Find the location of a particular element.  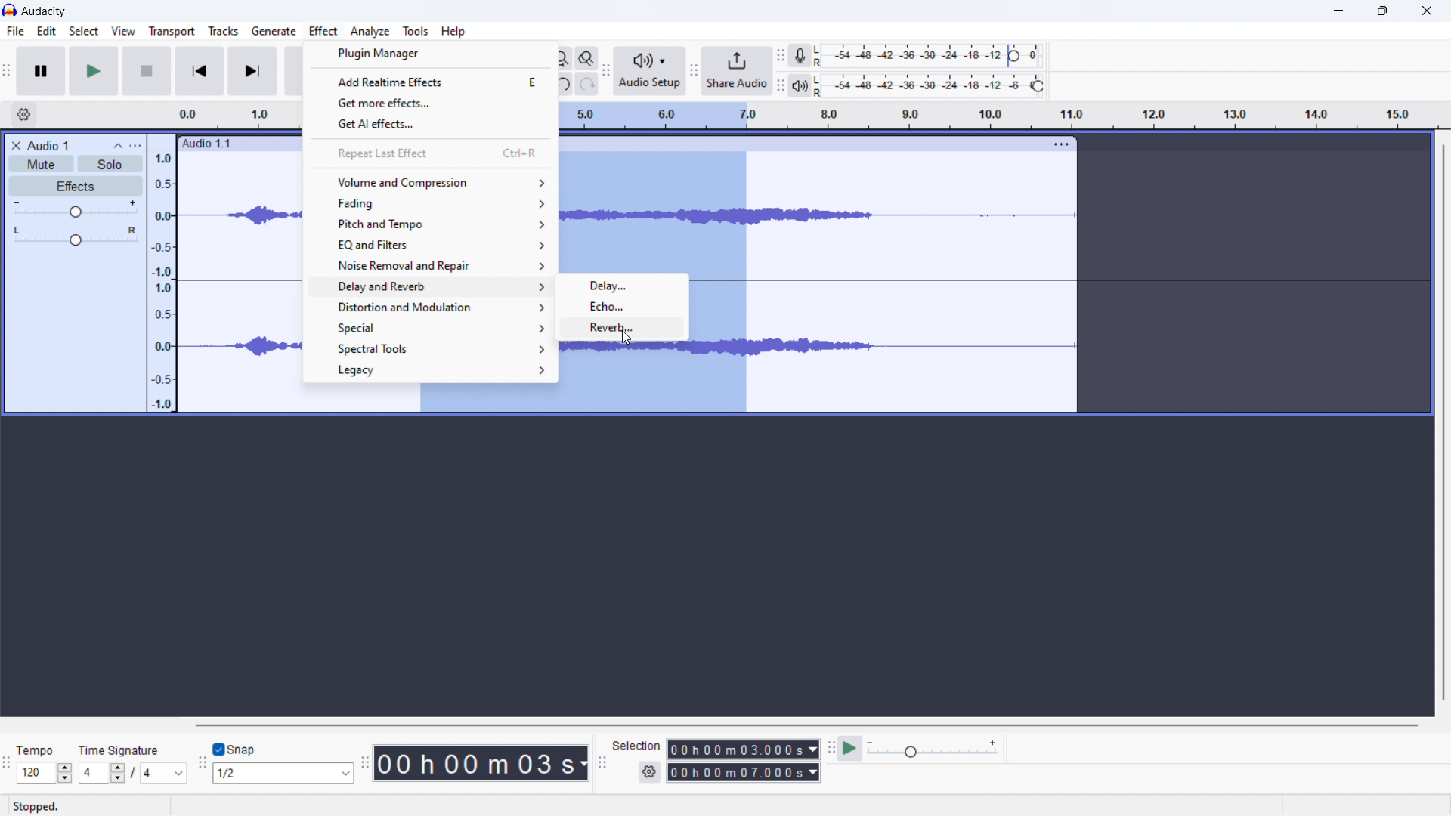

logo is located at coordinates (11, 10).